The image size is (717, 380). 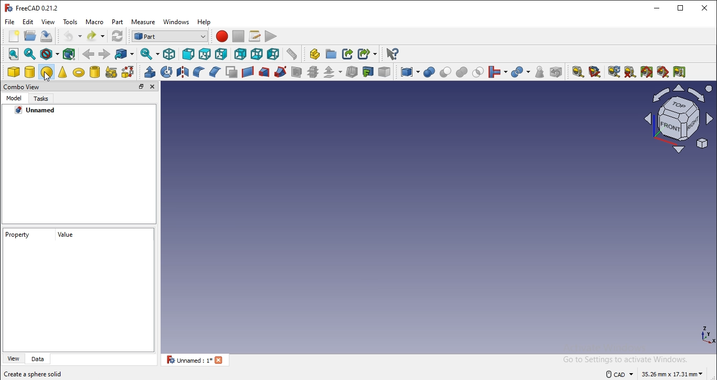 I want to click on cut, so click(x=445, y=72).